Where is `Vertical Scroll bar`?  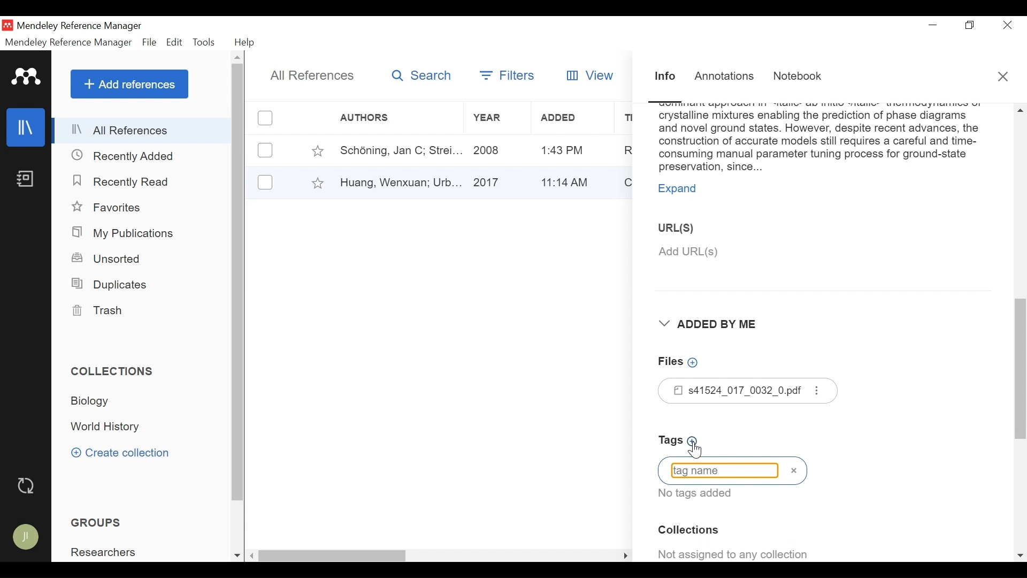 Vertical Scroll bar is located at coordinates (239, 283).